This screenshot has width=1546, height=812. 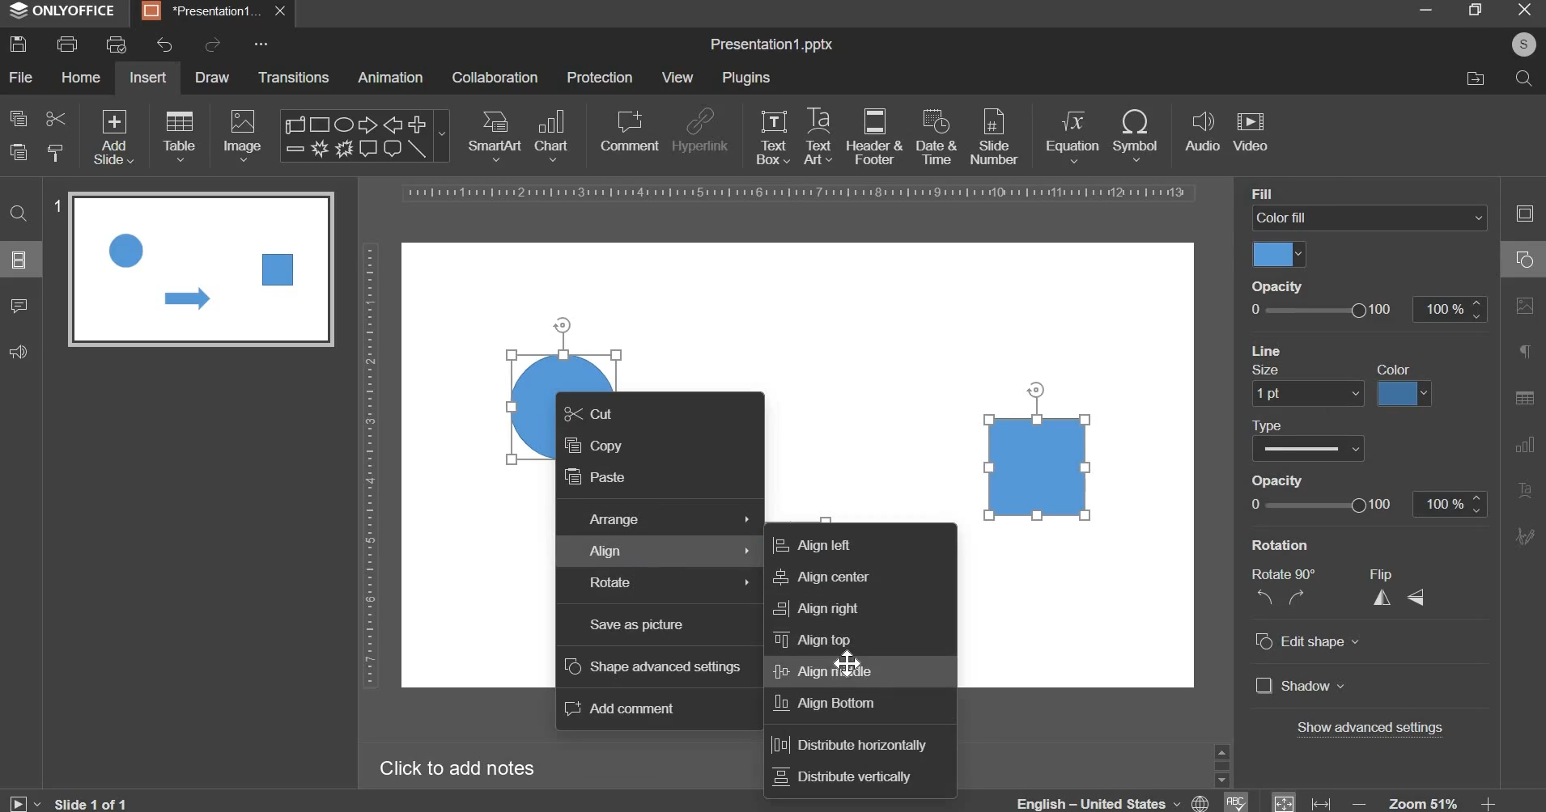 I want to click on paste, so click(x=597, y=480).